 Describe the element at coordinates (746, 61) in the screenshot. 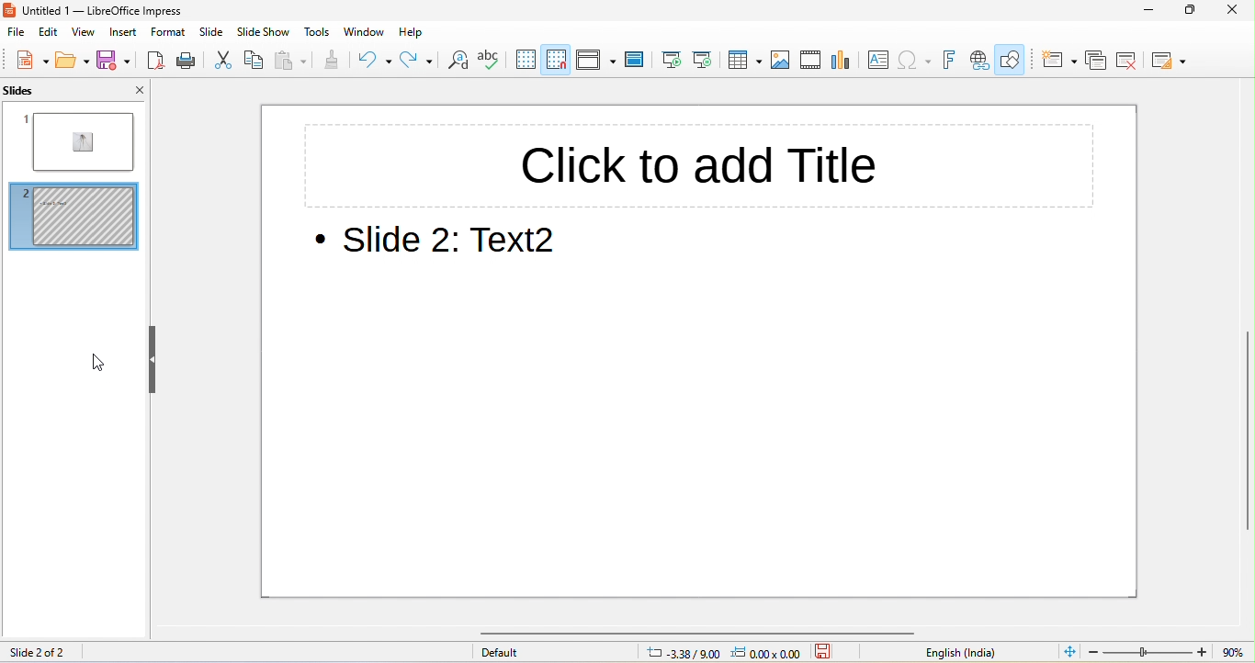

I see `table` at that location.